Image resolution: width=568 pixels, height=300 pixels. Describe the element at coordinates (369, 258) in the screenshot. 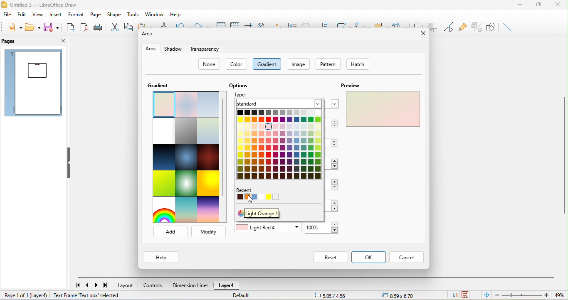

I see `ok` at that location.